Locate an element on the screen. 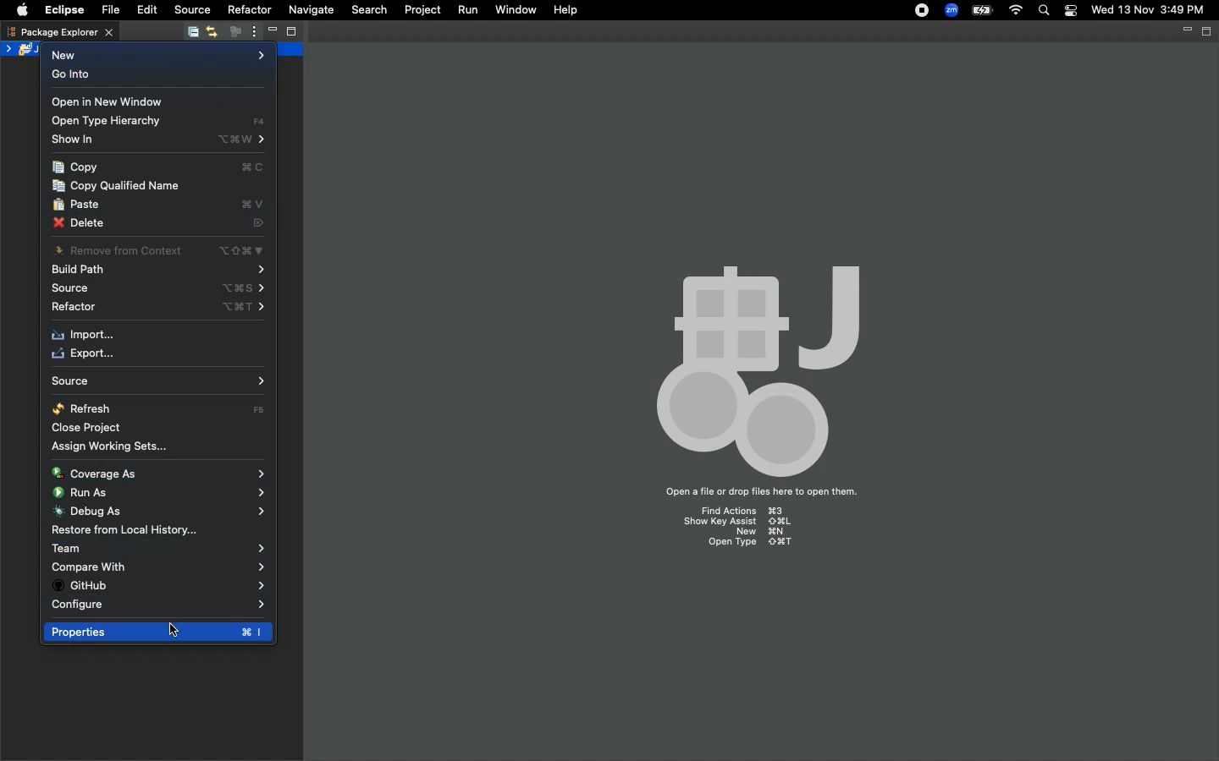  Link with editor is located at coordinates (212, 31).